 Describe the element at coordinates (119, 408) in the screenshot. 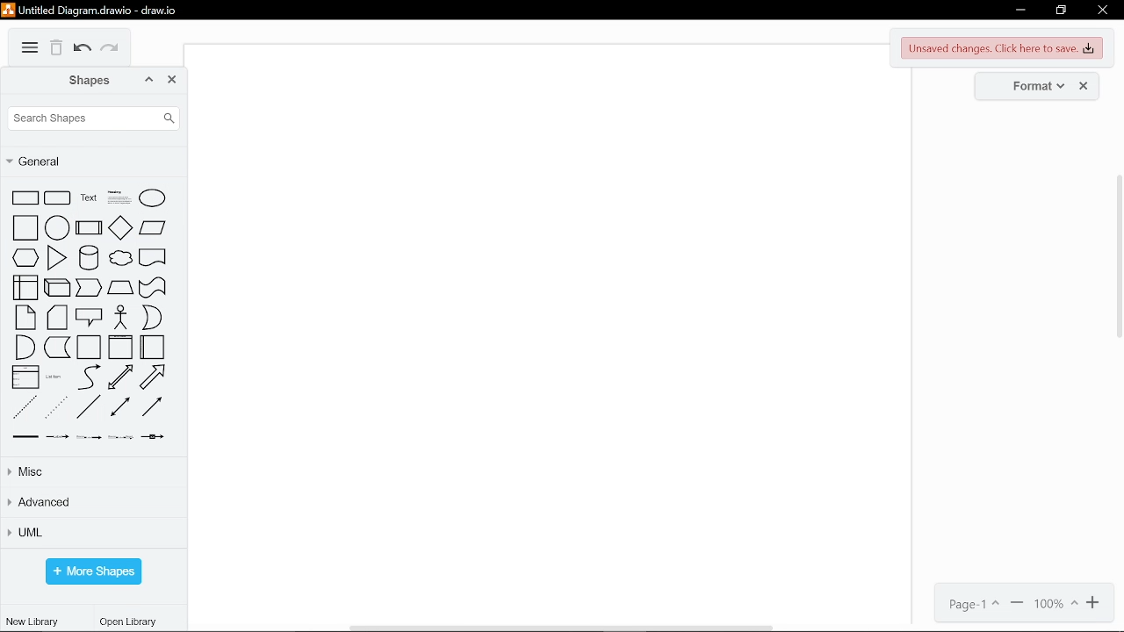

I see `bidirectional connector` at that location.